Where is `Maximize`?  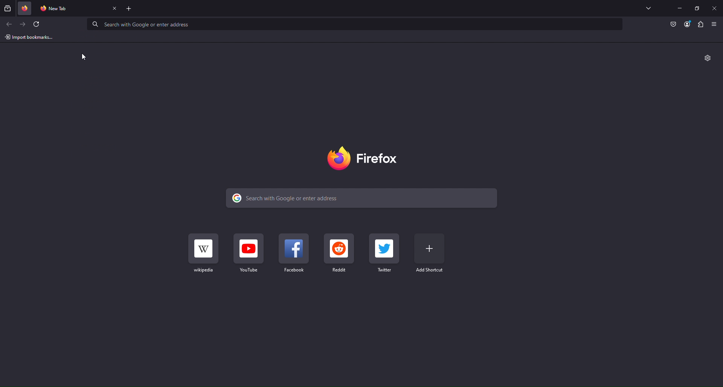
Maximize is located at coordinates (697, 8).